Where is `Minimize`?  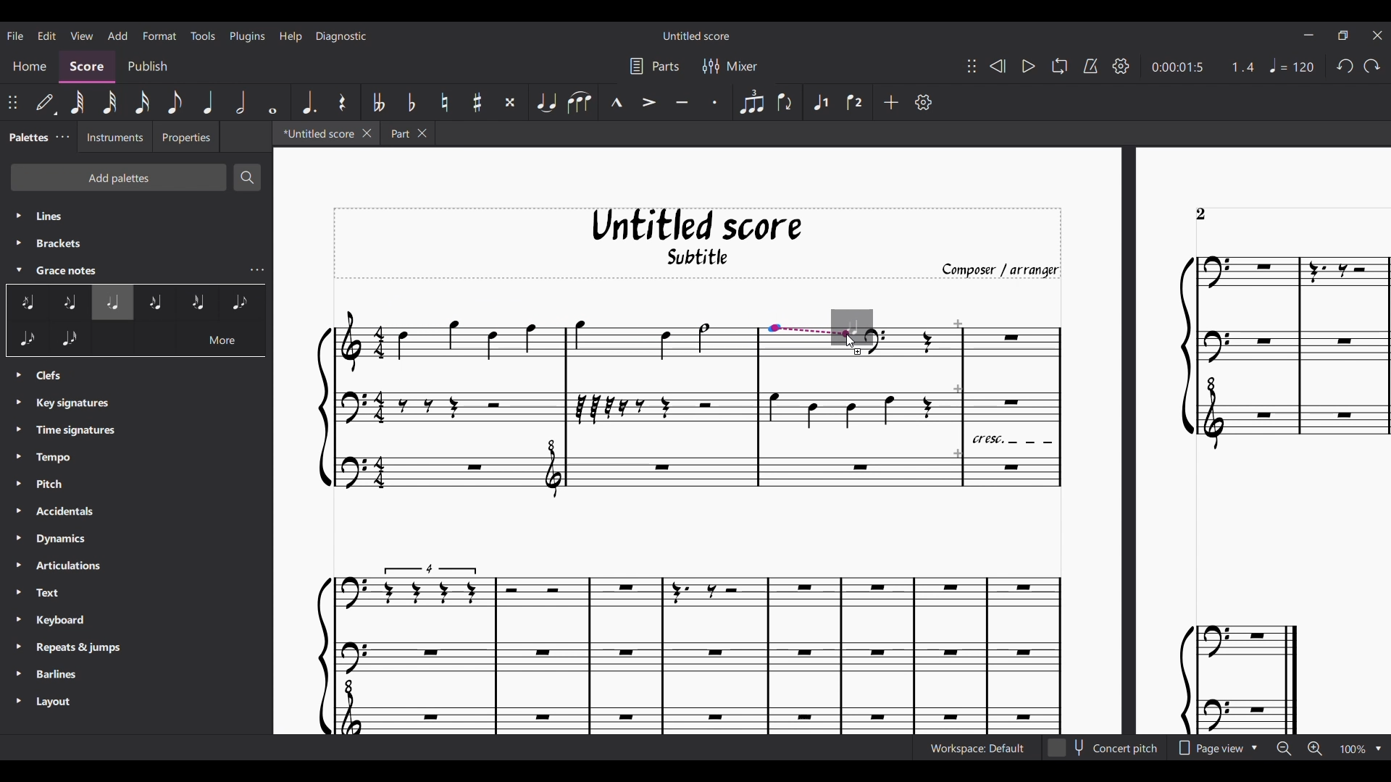
Minimize is located at coordinates (1309, 35).